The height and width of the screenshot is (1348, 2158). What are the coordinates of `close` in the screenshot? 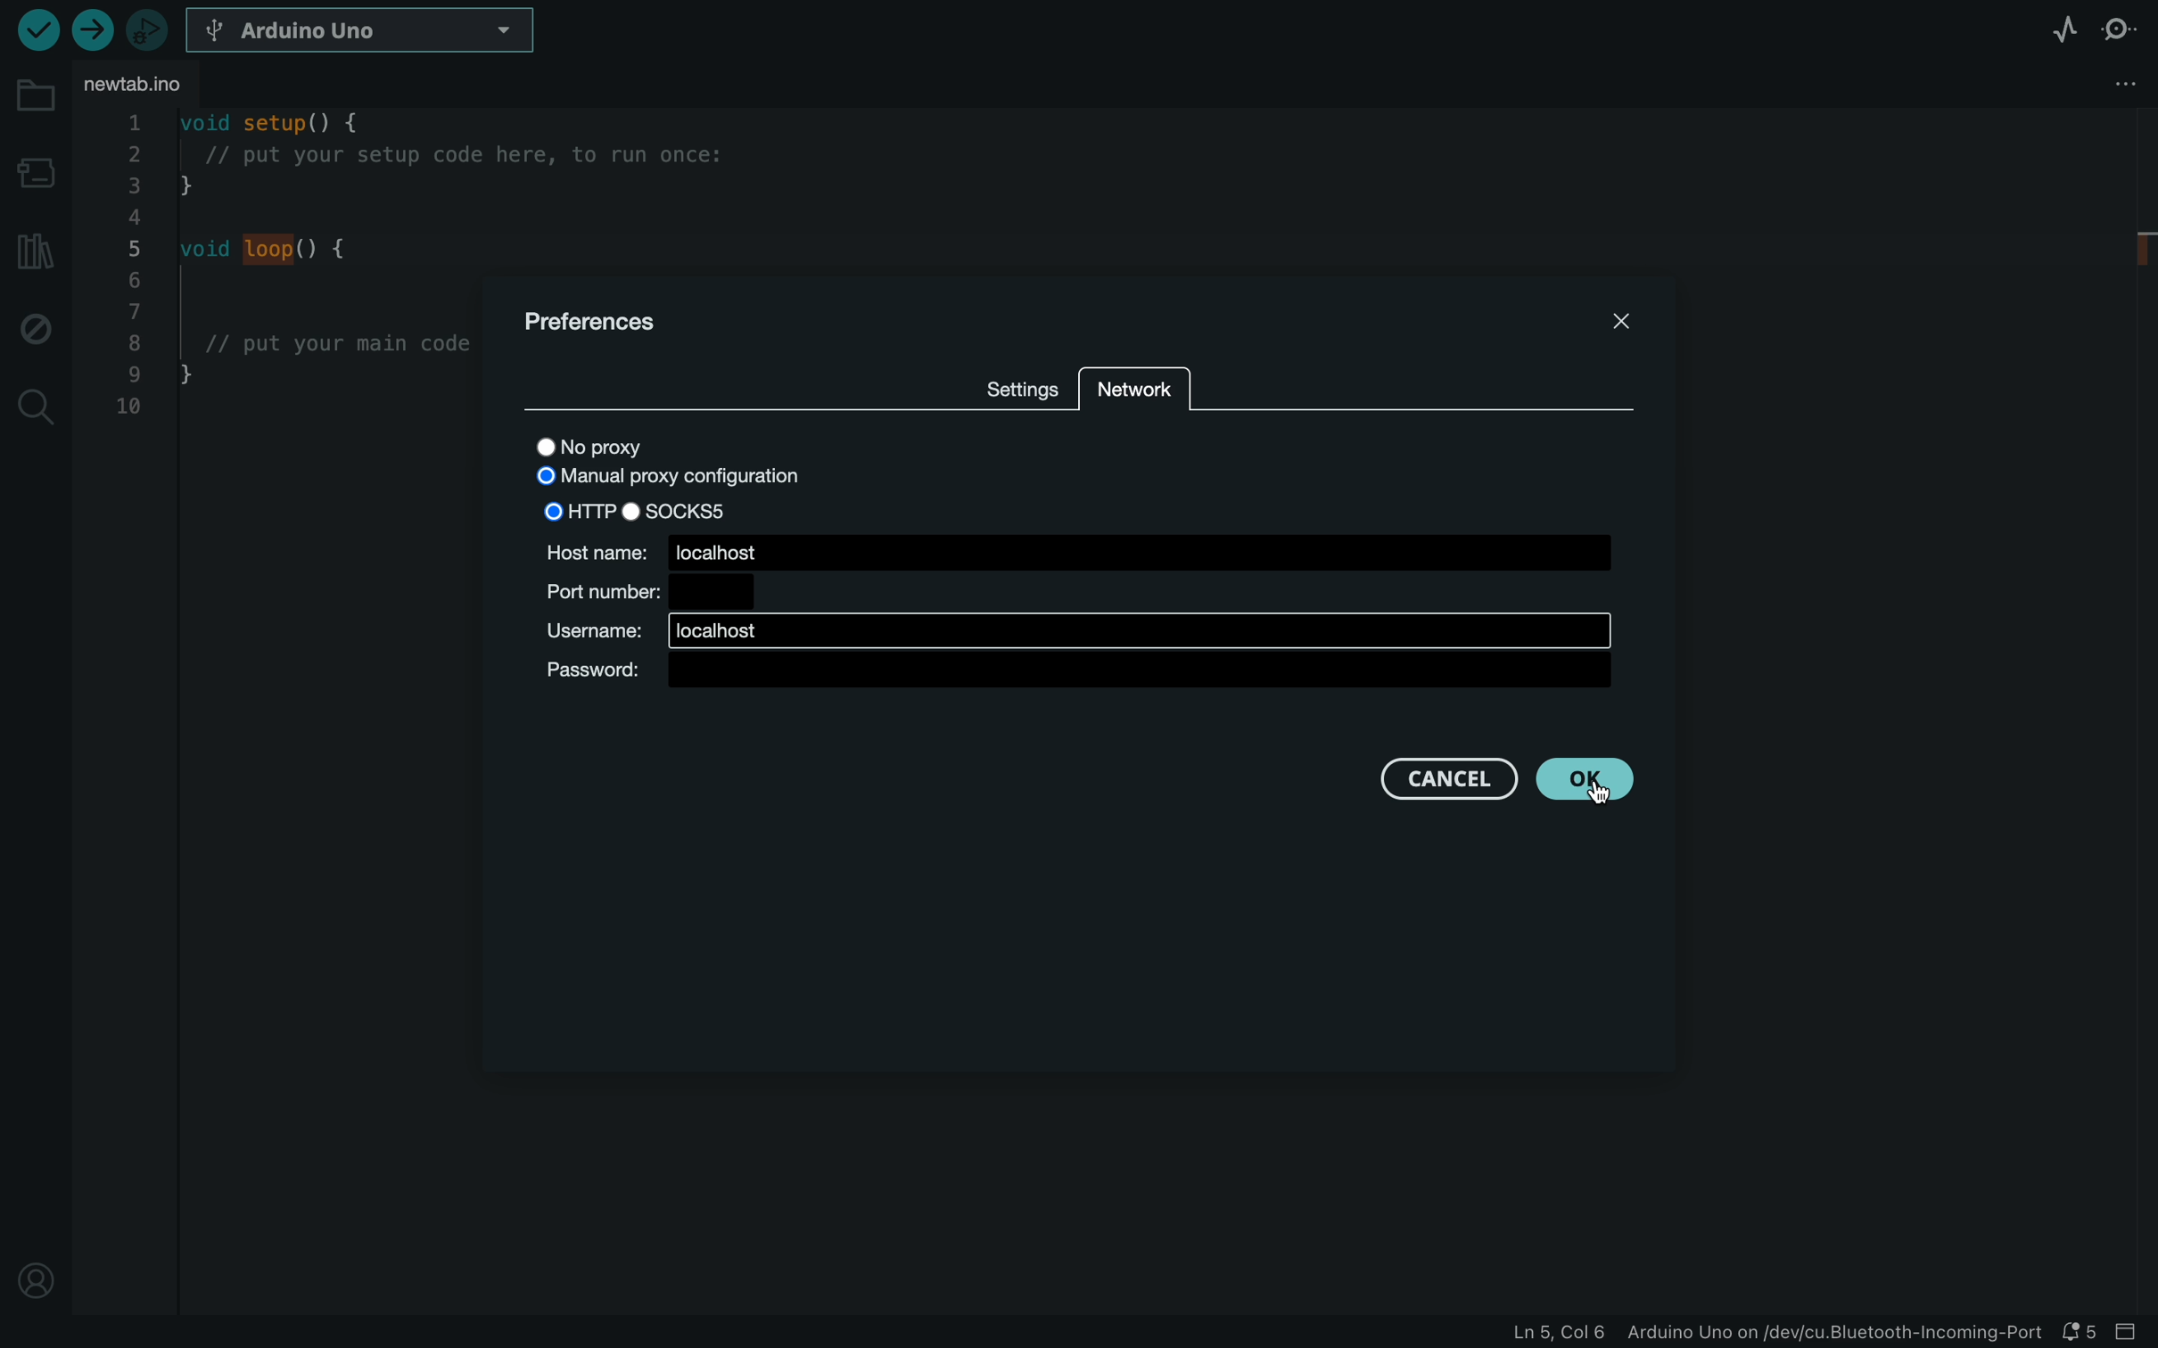 It's located at (1623, 316).